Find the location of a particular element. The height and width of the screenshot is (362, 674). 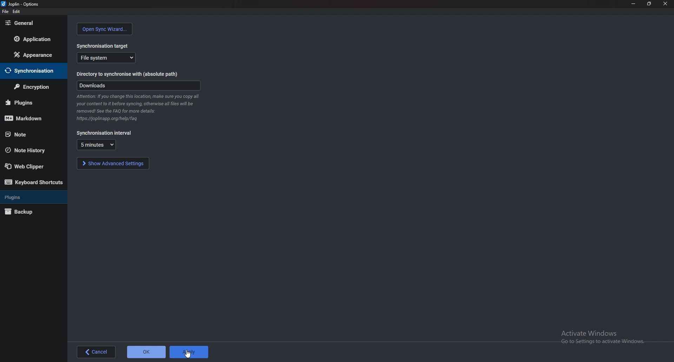

web clipper is located at coordinates (31, 166).